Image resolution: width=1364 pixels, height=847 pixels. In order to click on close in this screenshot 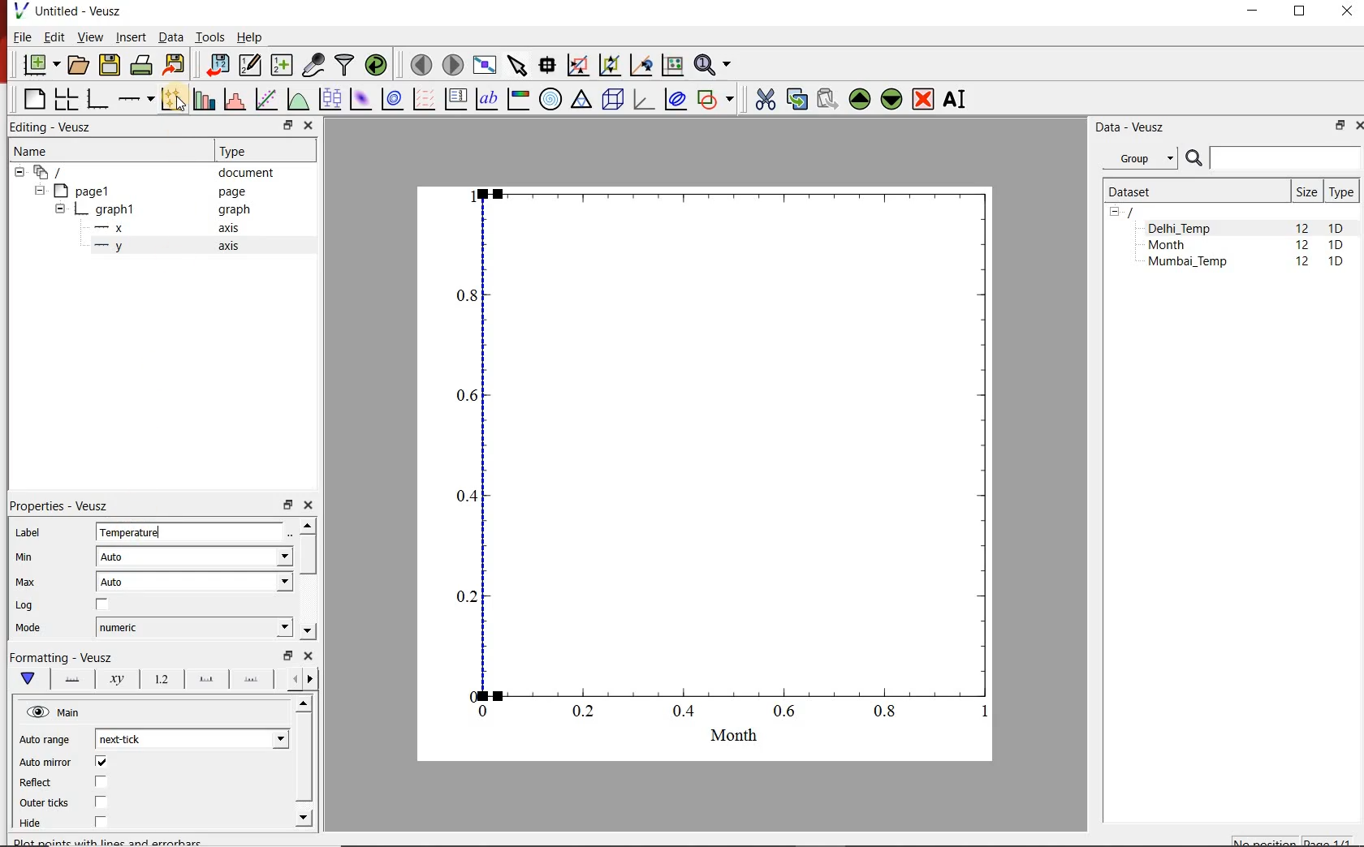, I will do `click(307, 505)`.